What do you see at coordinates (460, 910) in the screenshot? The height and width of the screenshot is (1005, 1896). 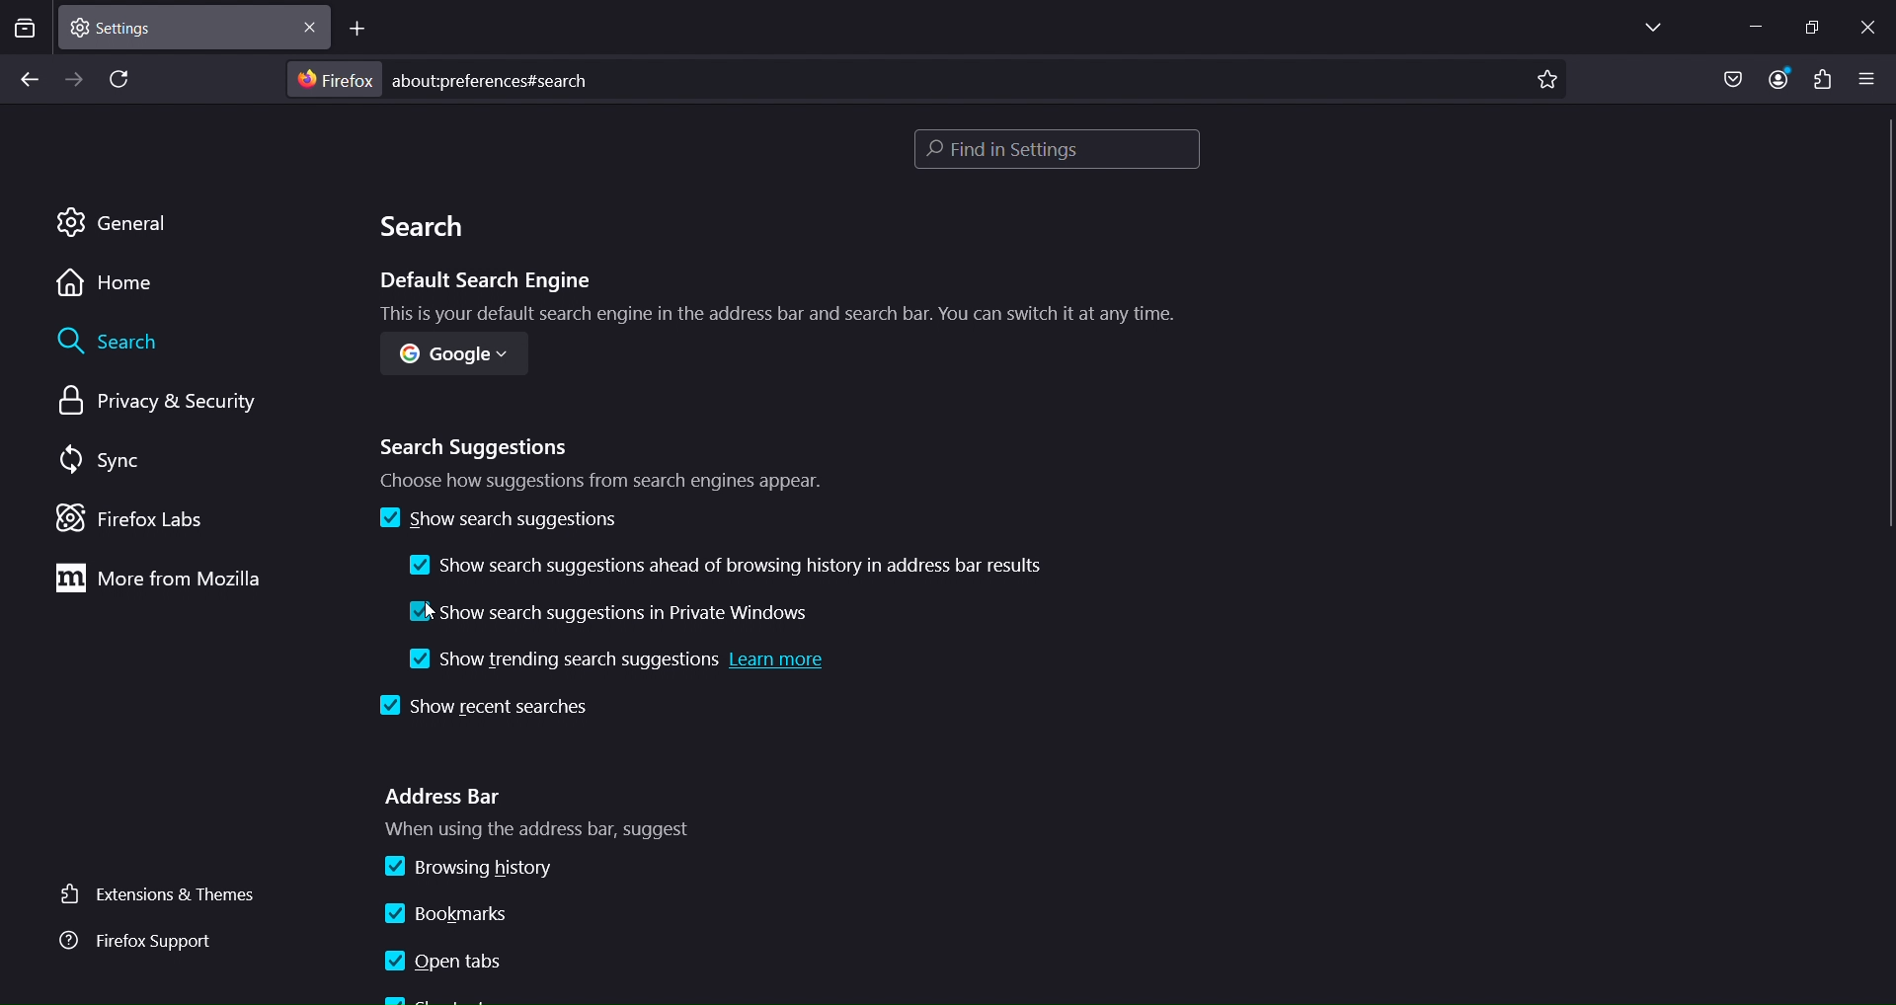 I see `bookmarks` at bounding box center [460, 910].